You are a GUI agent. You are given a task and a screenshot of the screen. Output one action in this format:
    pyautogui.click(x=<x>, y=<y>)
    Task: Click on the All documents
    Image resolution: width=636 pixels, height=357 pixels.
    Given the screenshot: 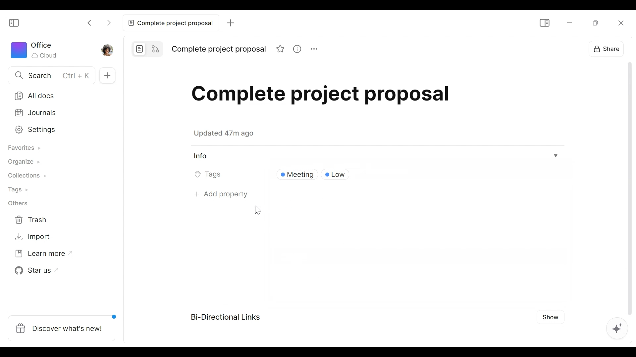 What is the action you would take?
    pyautogui.click(x=57, y=95)
    